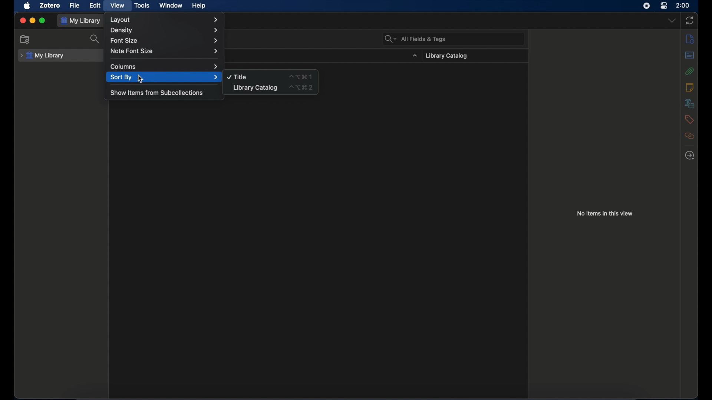 The width and height of the screenshot is (712, 400). Describe the element at coordinates (165, 40) in the screenshot. I see `font size` at that location.